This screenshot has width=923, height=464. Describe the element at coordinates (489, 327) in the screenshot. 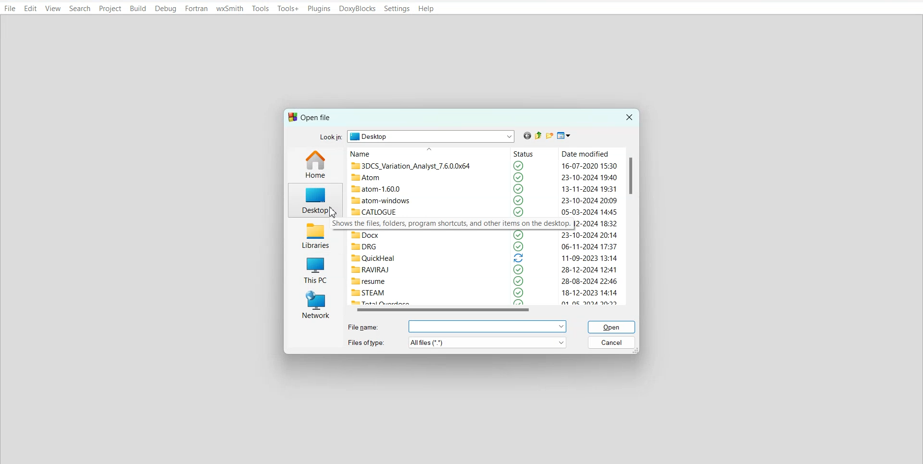

I see `more options` at that location.